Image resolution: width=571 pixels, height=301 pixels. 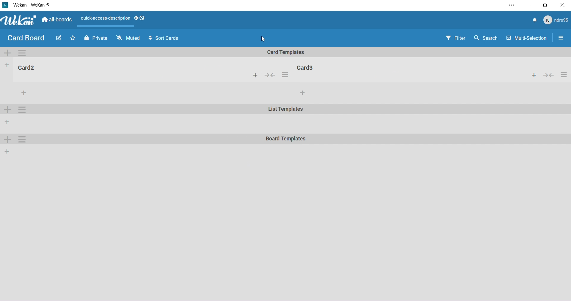 I want to click on List templates, so click(x=285, y=110).